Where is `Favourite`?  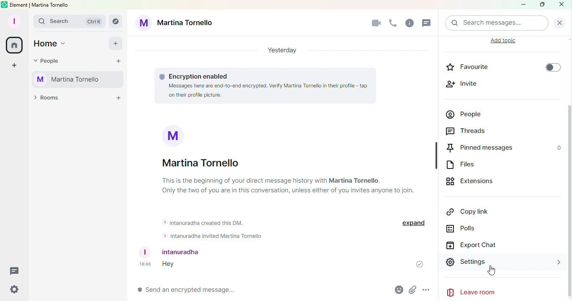 Favourite is located at coordinates (504, 66).